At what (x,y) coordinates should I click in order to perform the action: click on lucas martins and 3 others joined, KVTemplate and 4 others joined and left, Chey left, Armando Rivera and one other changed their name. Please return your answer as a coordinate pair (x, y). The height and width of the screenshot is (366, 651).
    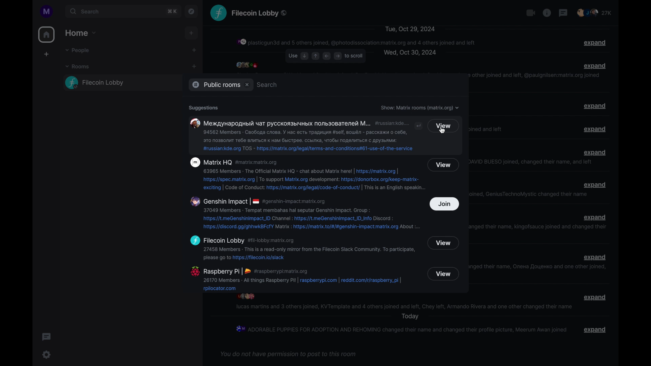
    Looking at the image, I should click on (404, 307).